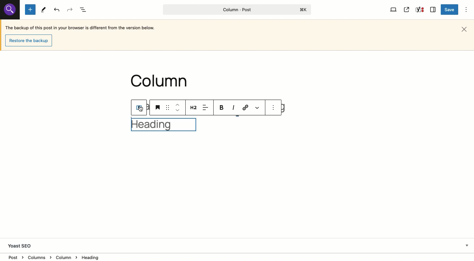 Image resolution: width=474 pixels, height=261 pixels. What do you see at coordinates (194, 108) in the screenshot?
I see `Heading 2` at bounding box center [194, 108].